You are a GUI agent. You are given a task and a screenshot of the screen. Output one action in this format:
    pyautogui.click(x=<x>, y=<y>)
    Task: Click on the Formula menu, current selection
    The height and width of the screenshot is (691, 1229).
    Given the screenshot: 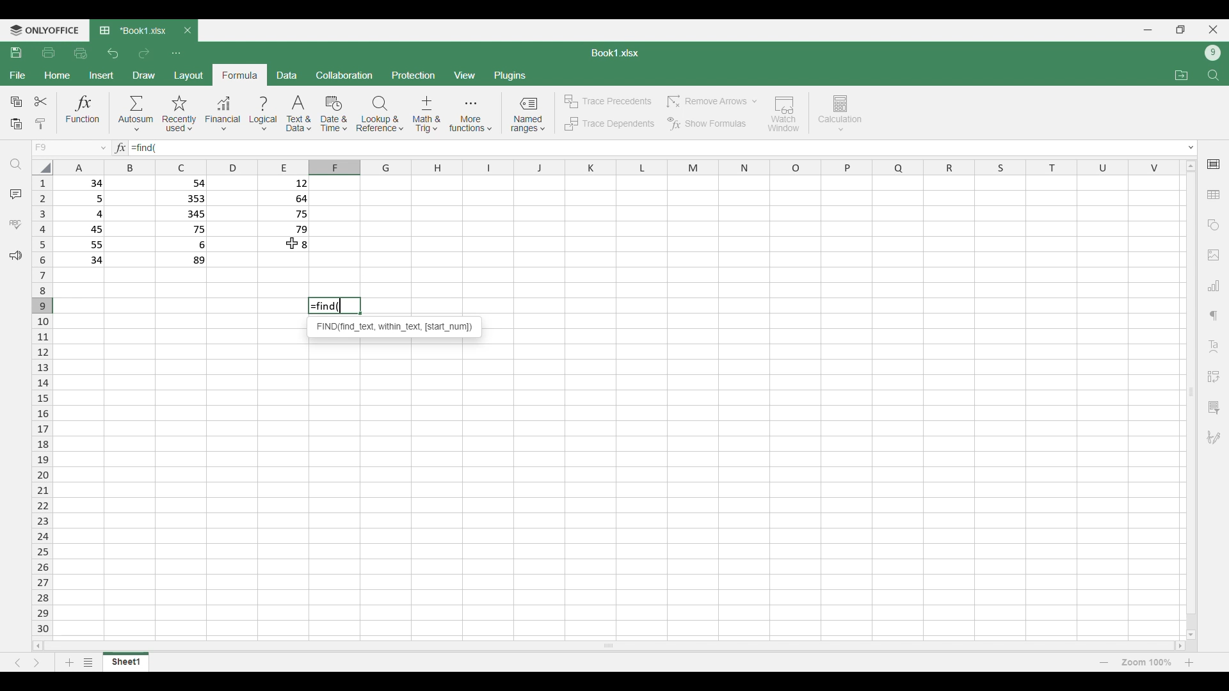 What is the action you would take?
    pyautogui.click(x=241, y=75)
    